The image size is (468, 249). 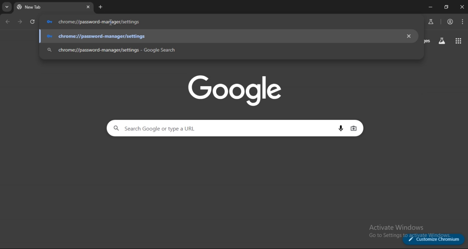 I want to click on chrome://password-manager/settings, so click(x=223, y=36).